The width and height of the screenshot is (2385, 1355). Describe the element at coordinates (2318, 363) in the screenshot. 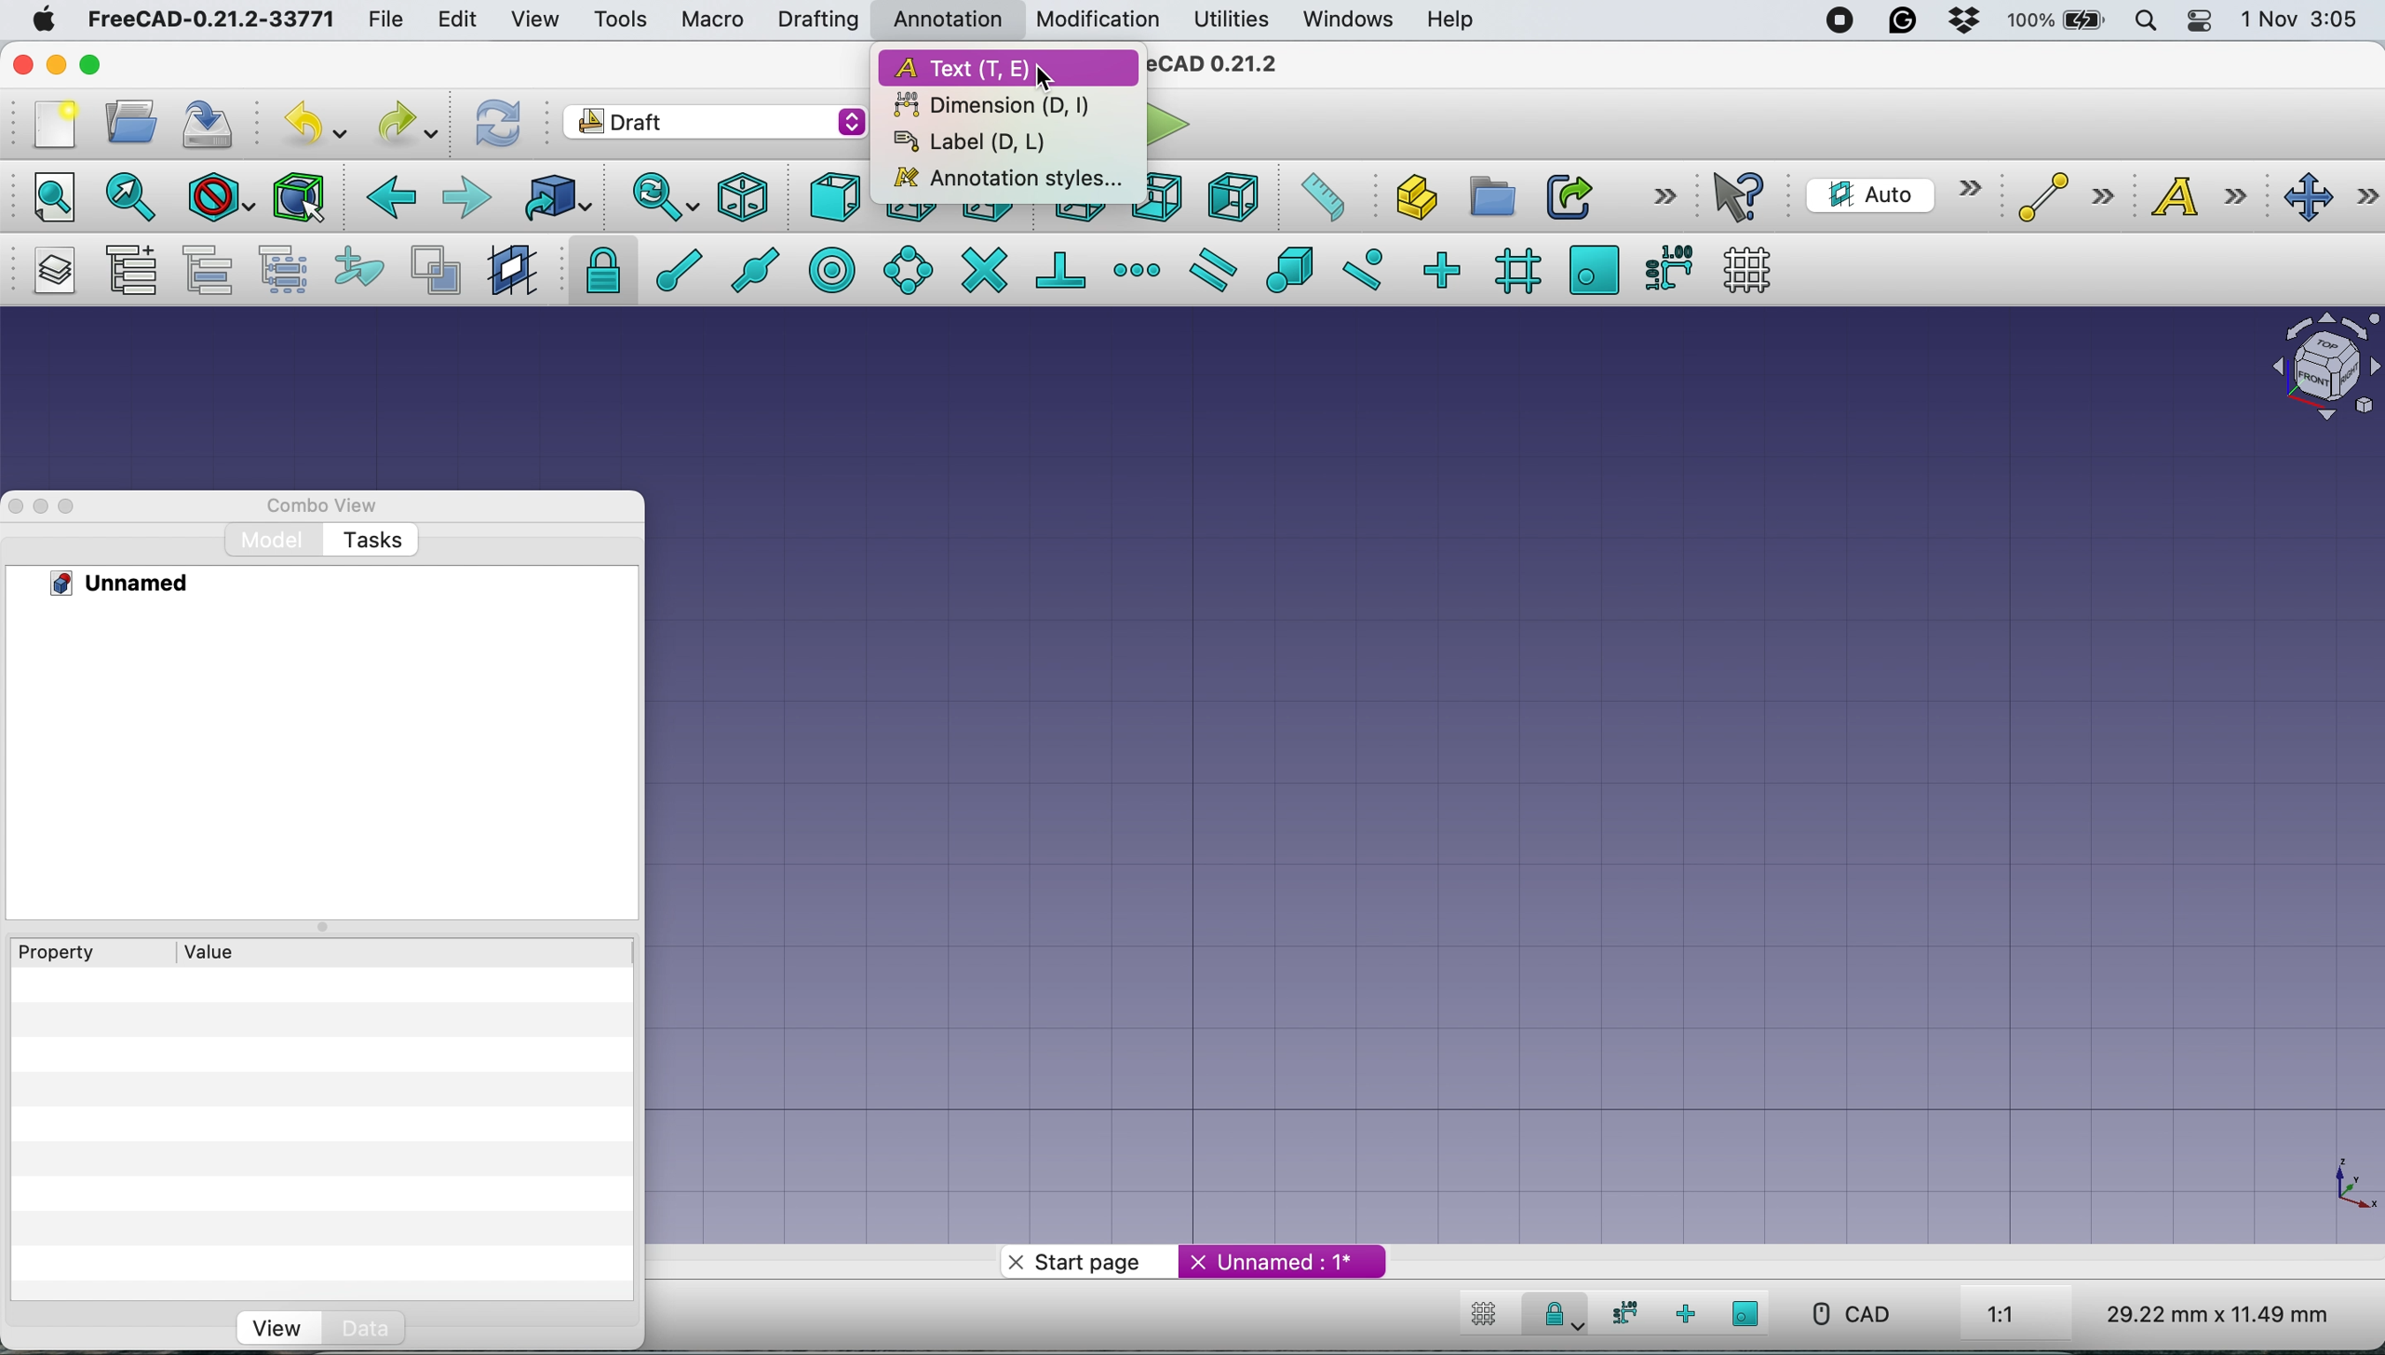

I see `object interface` at that location.